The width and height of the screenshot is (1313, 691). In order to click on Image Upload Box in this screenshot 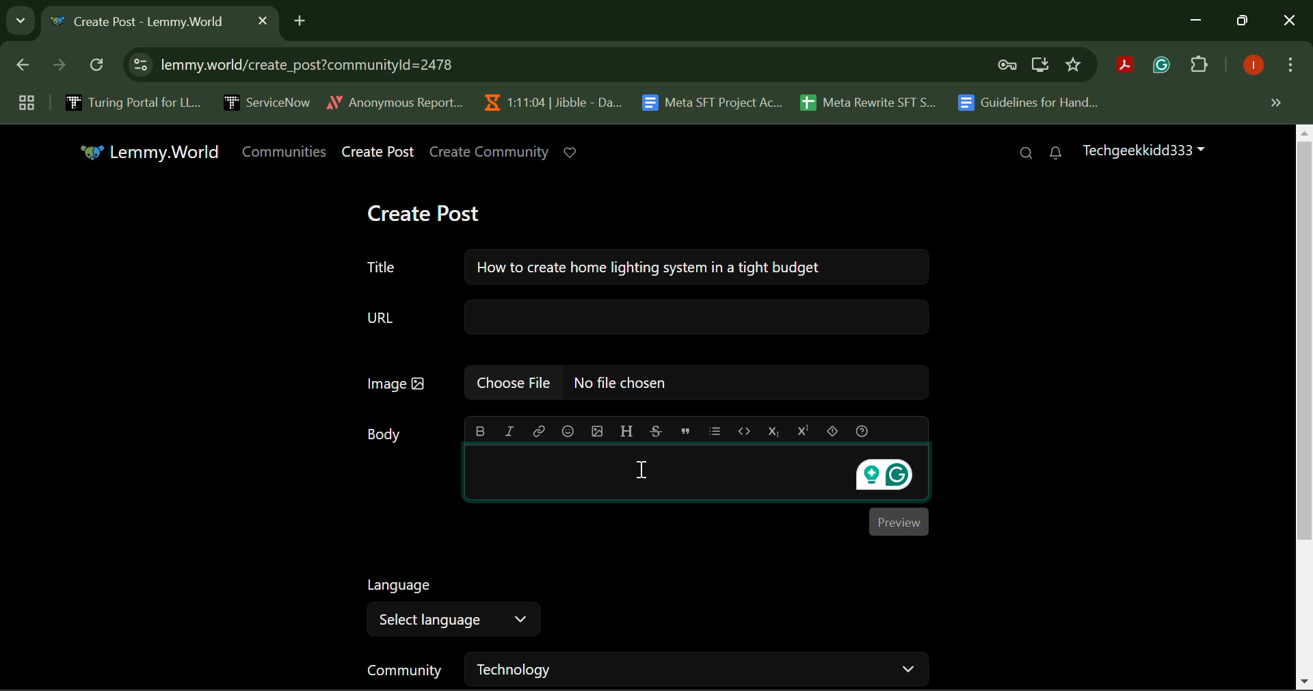, I will do `click(644, 382)`.